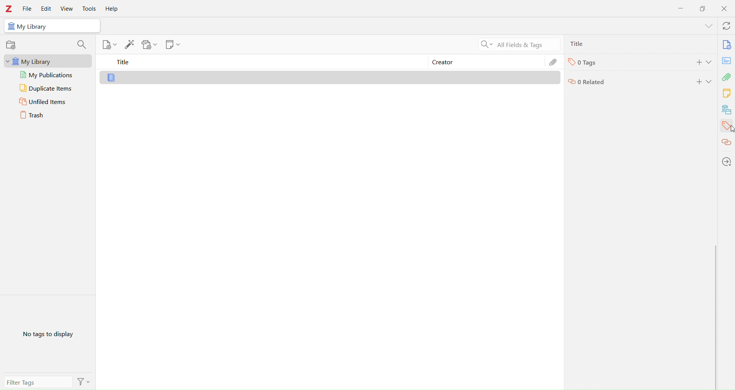 The height and width of the screenshot is (390, 735). What do you see at coordinates (82, 45) in the screenshot?
I see `search` at bounding box center [82, 45].